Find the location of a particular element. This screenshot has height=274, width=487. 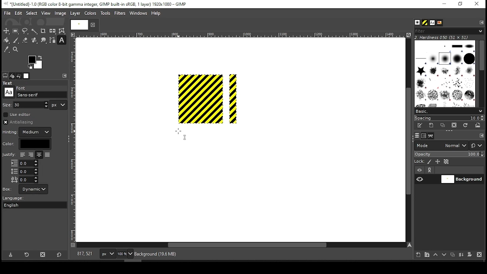

lock: is located at coordinates (420, 162).